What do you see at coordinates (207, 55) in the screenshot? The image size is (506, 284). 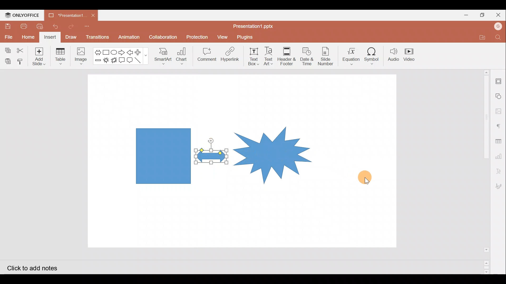 I see `Comment` at bounding box center [207, 55].